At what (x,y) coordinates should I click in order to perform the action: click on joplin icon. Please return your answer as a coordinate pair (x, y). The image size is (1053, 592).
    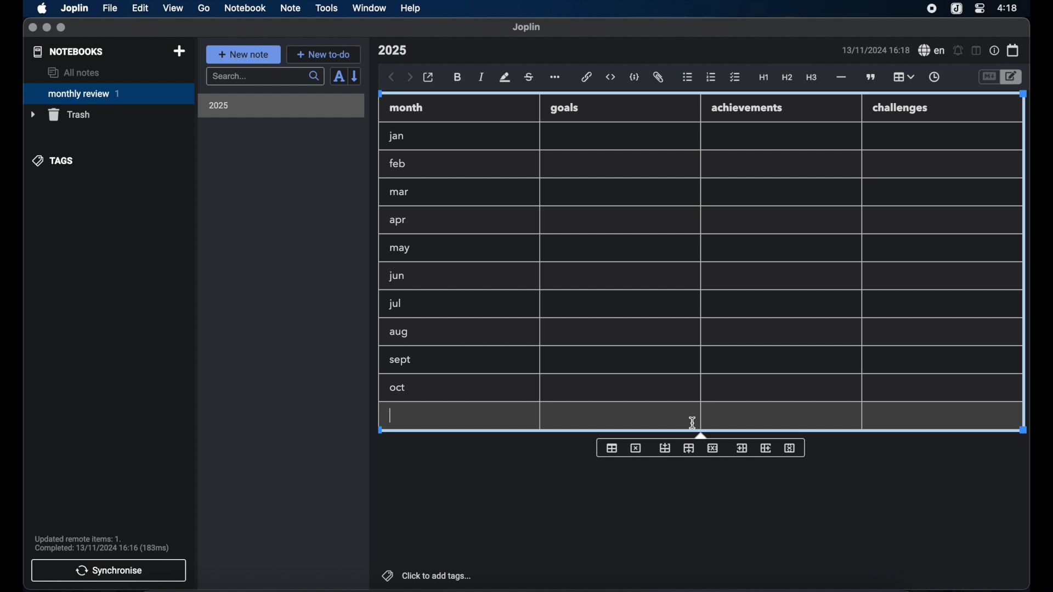
    Looking at the image, I should click on (955, 9).